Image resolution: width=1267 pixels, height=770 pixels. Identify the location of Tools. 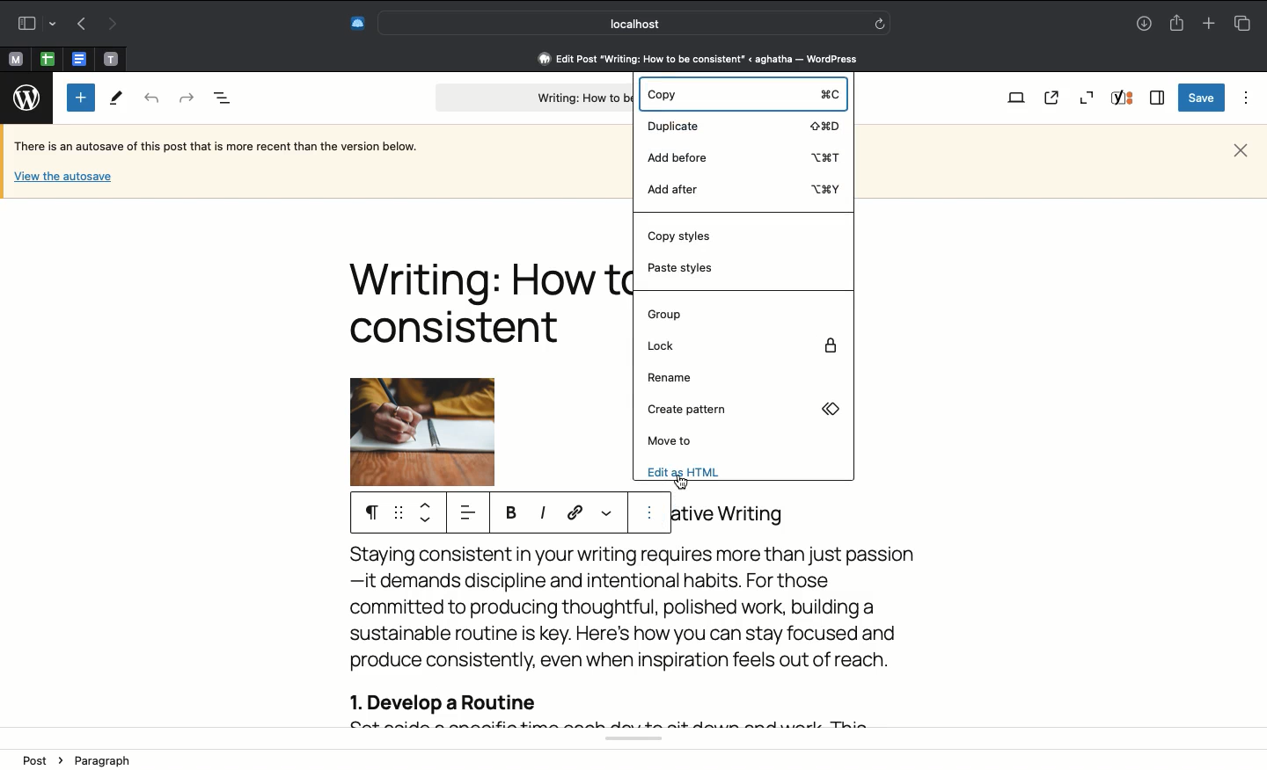
(117, 99).